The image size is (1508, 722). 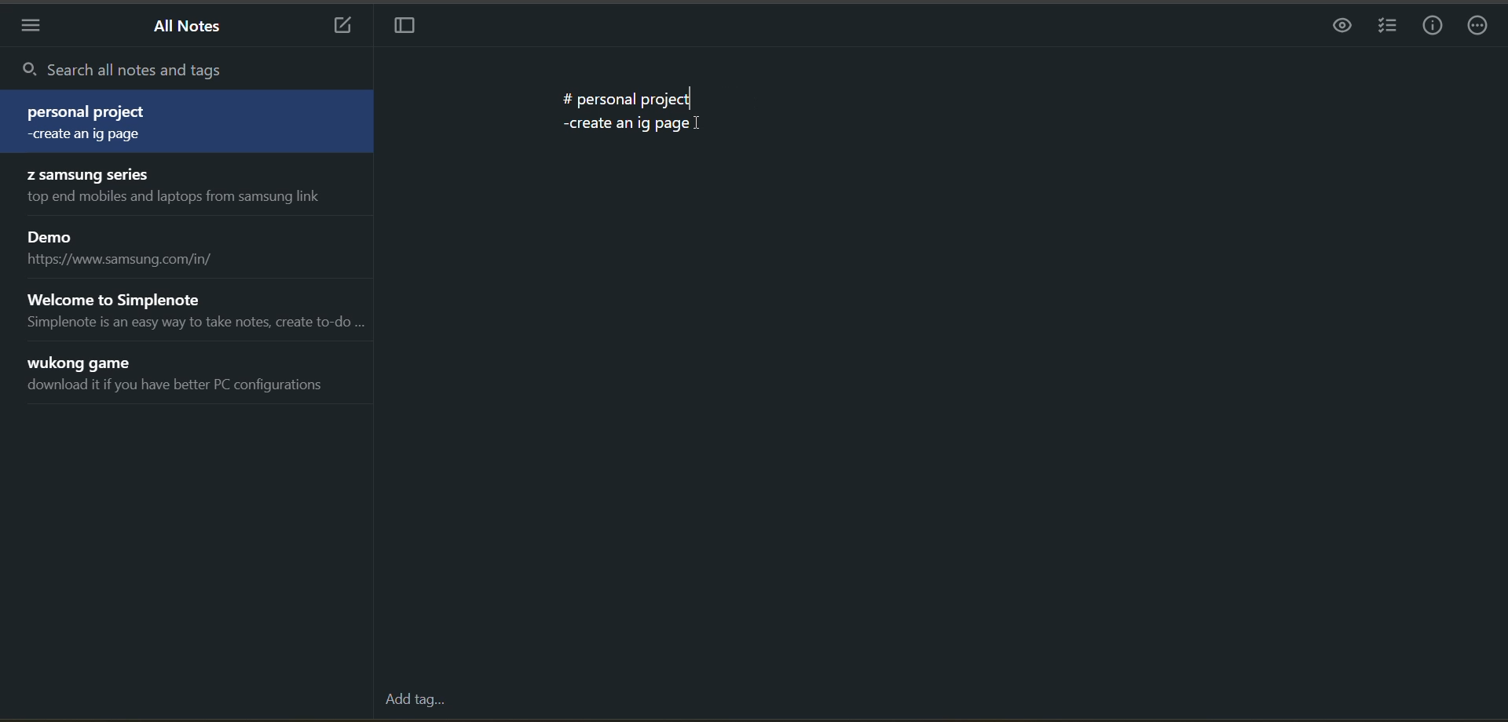 What do you see at coordinates (182, 373) in the screenshot?
I see `note title and preview` at bounding box center [182, 373].